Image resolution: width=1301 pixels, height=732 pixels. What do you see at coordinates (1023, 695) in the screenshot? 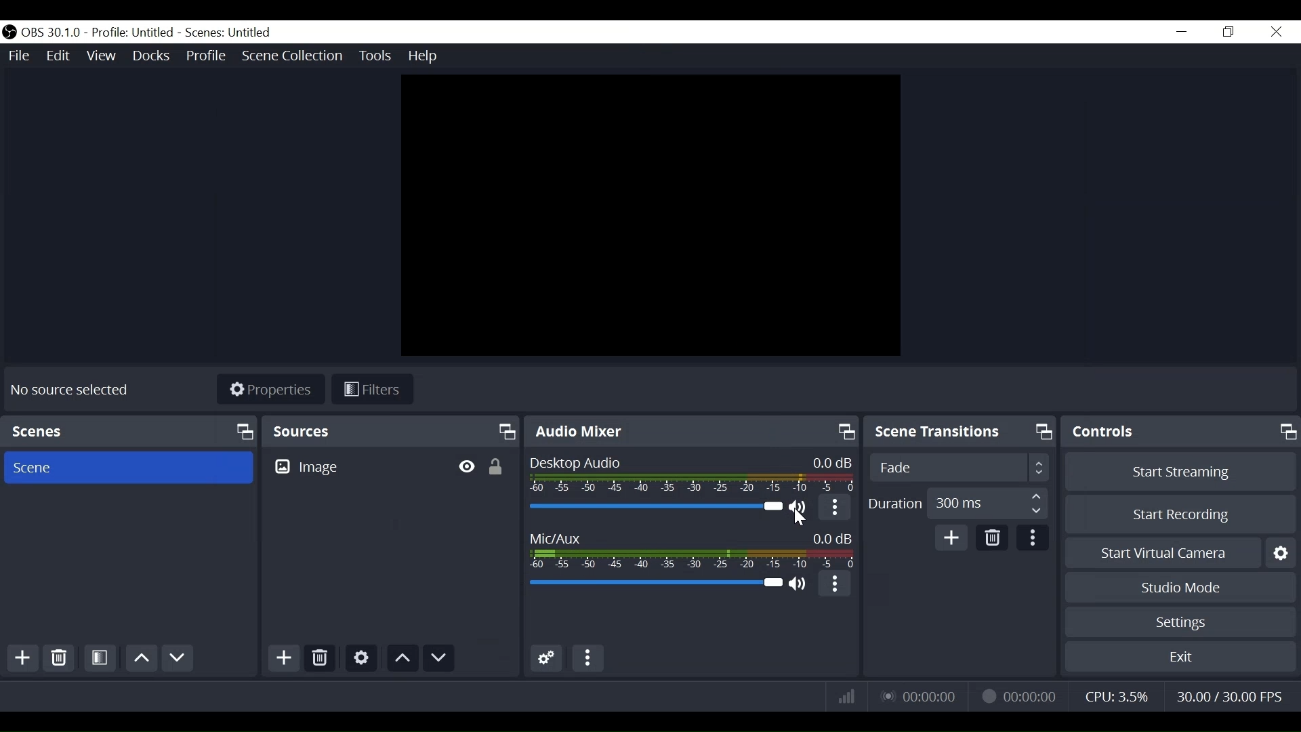
I see `Recording` at bounding box center [1023, 695].